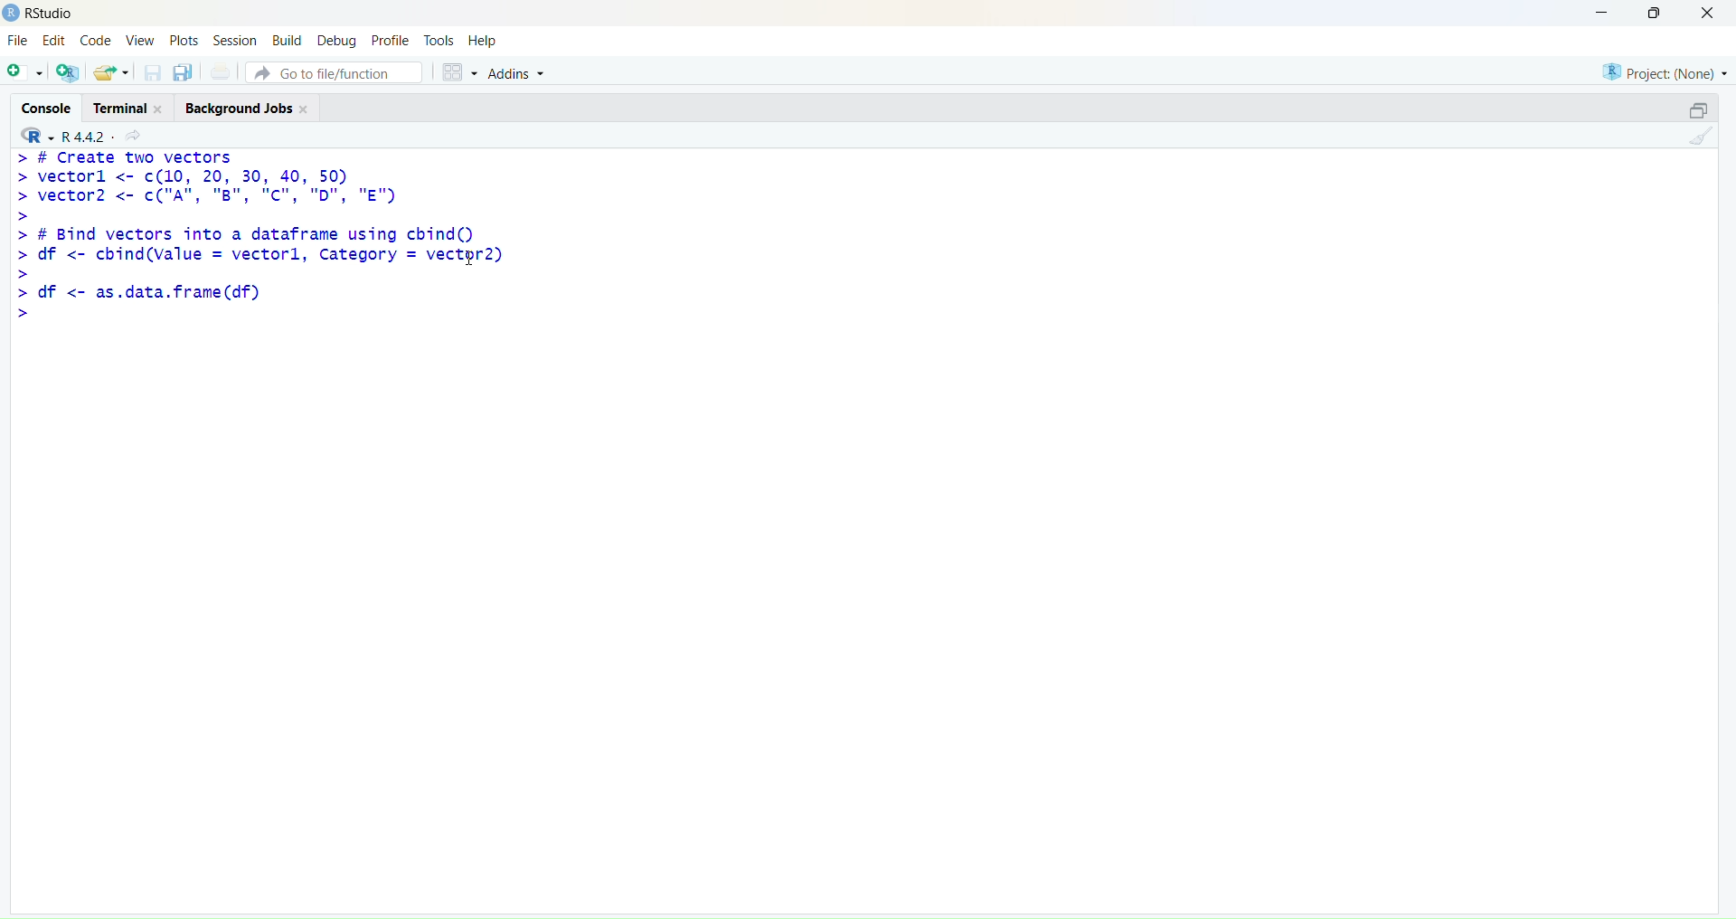 The height and width of the screenshot is (919, 1736). Describe the element at coordinates (206, 186) in the screenshot. I see `# Create two vectorsvectorl <- c(10, 20, 30, 40, 50)vector2 <- c("A", "B", “C", "D", "E")` at that location.